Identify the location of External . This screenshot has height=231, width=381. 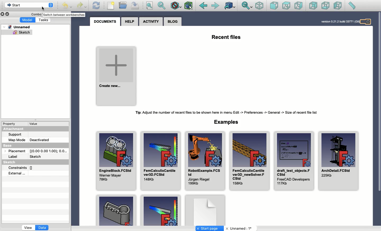
(17, 174).